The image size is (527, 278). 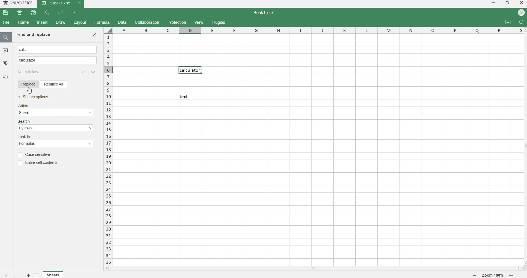 What do you see at coordinates (55, 128) in the screenshot?
I see `Search options` at bounding box center [55, 128].